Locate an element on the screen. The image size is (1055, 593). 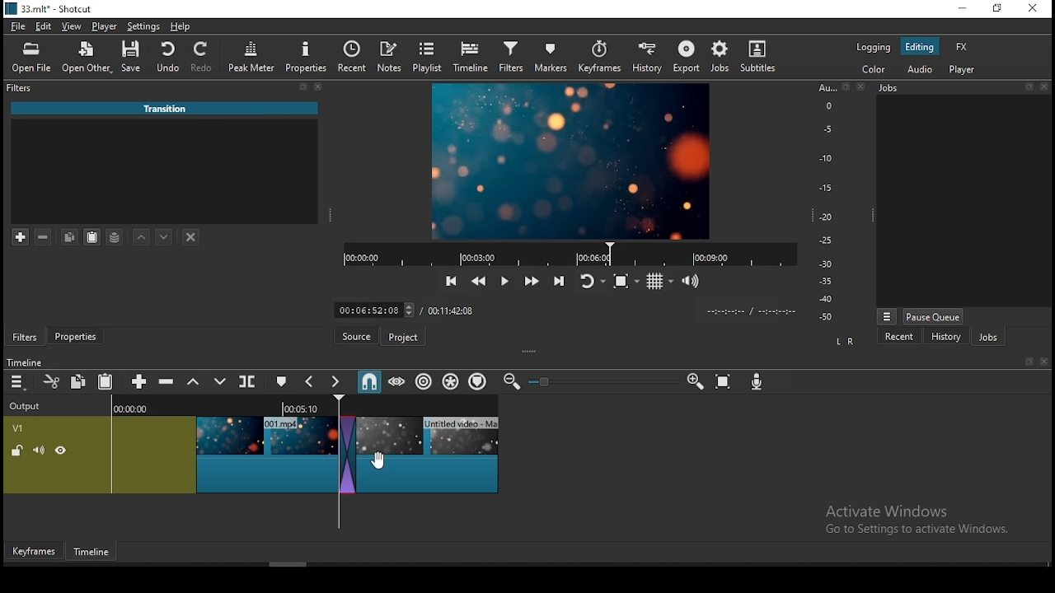
color is located at coordinates (866, 71).